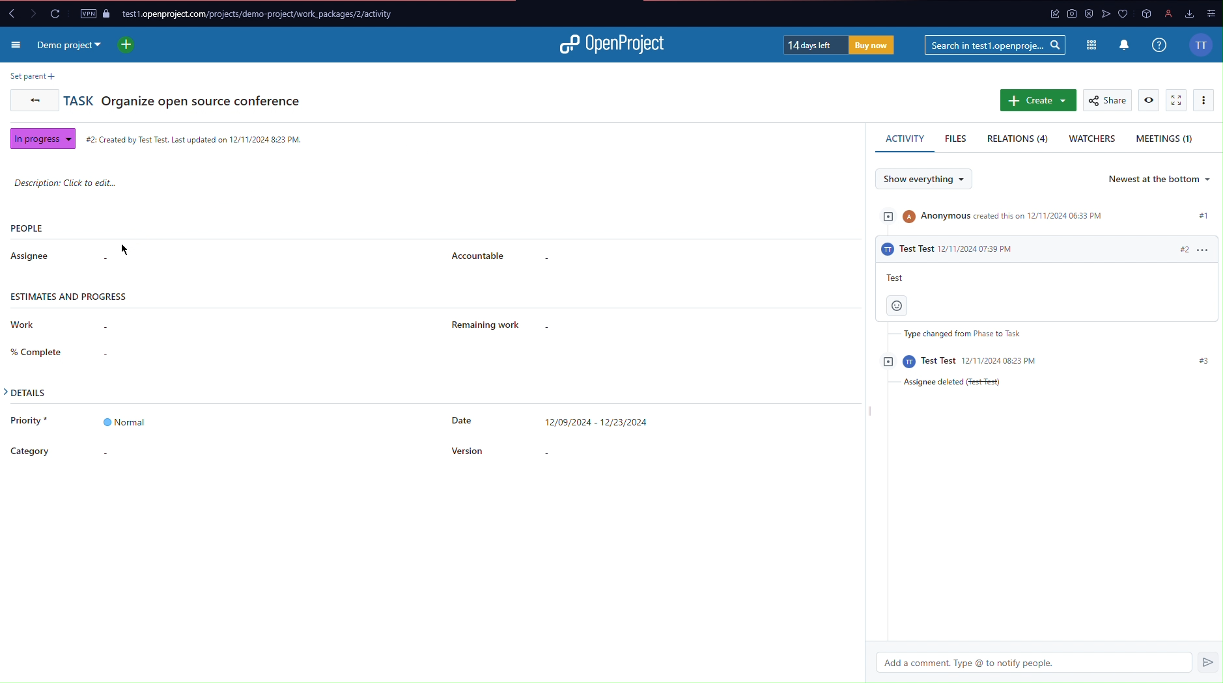  I want to click on New project, so click(128, 44).